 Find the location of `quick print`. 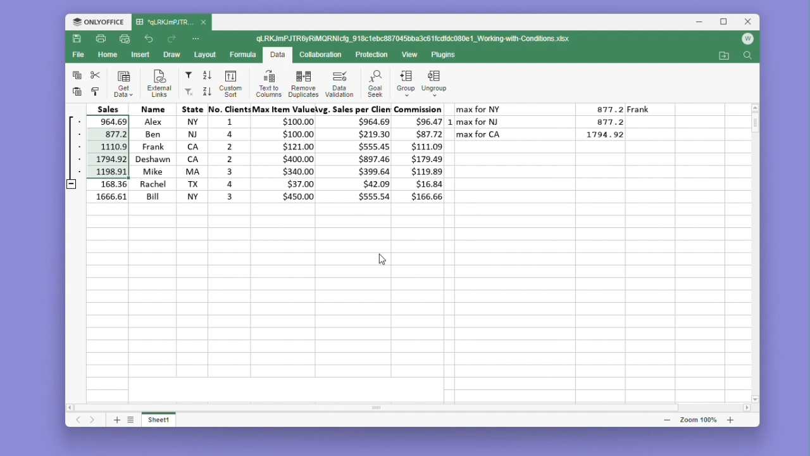

quick print is located at coordinates (125, 39).